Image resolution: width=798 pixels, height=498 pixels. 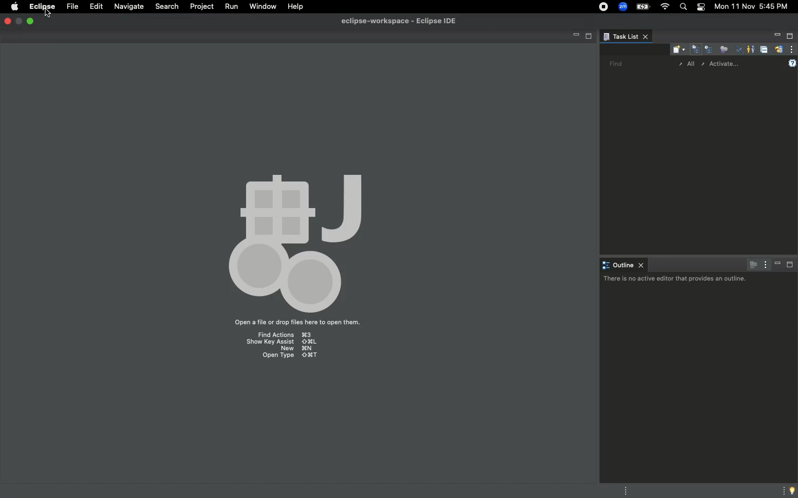 What do you see at coordinates (601, 7) in the screenshot?
I see `Recording` at bounding box center [601, 7].